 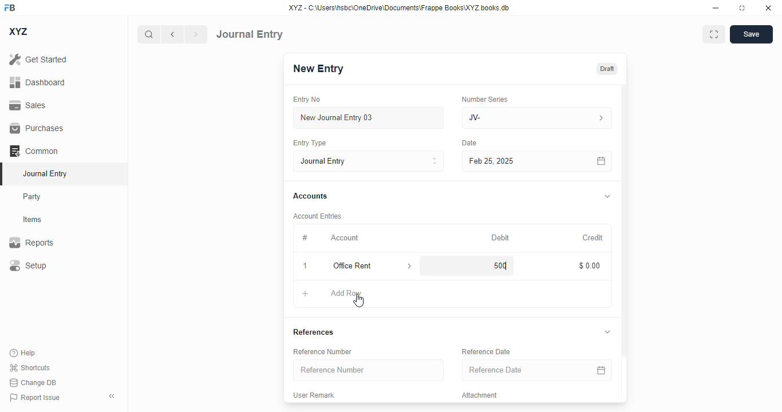 I want to click on party, so click(x=32, y=197).